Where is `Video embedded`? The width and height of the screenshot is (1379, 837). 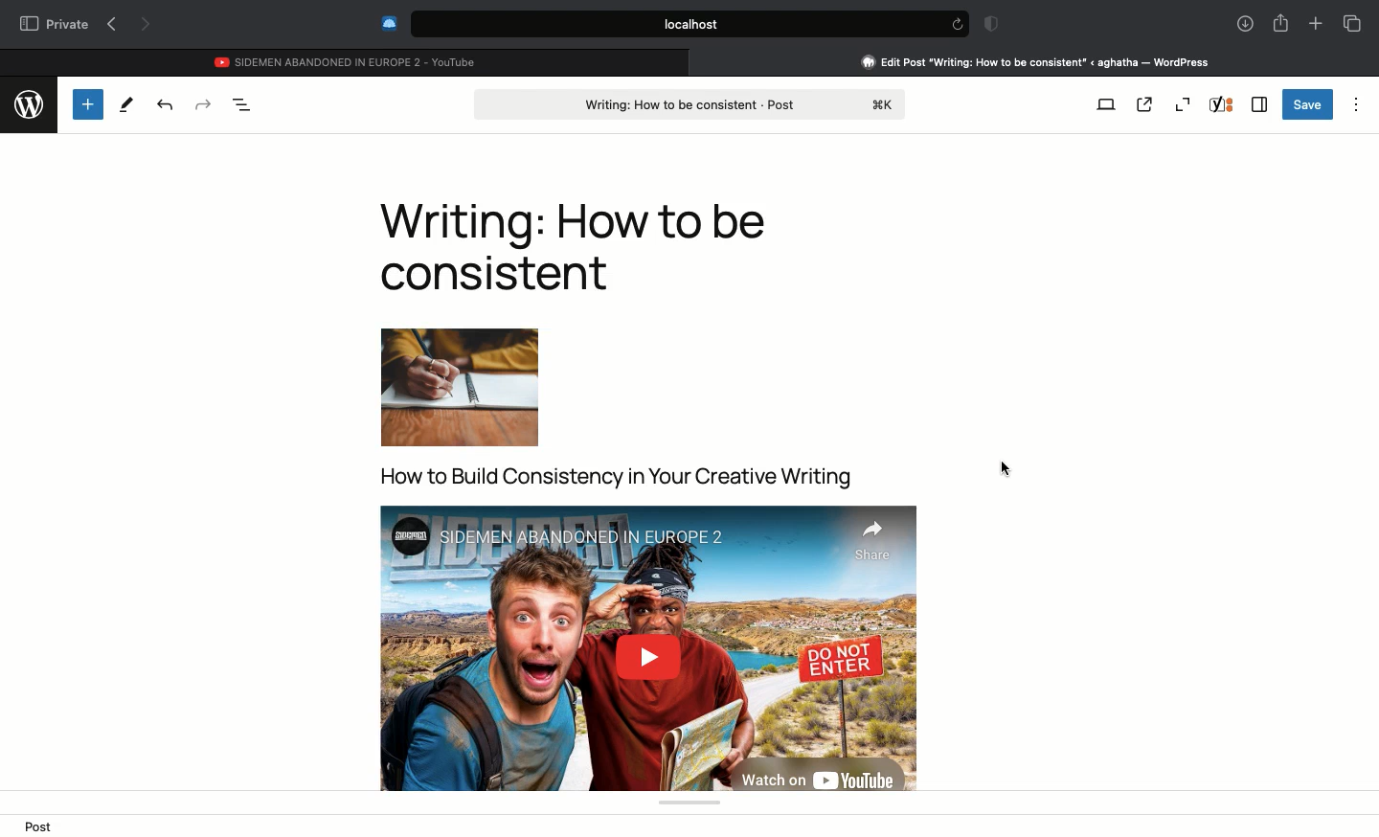
Video embedded is located at coordinates (645, 644).